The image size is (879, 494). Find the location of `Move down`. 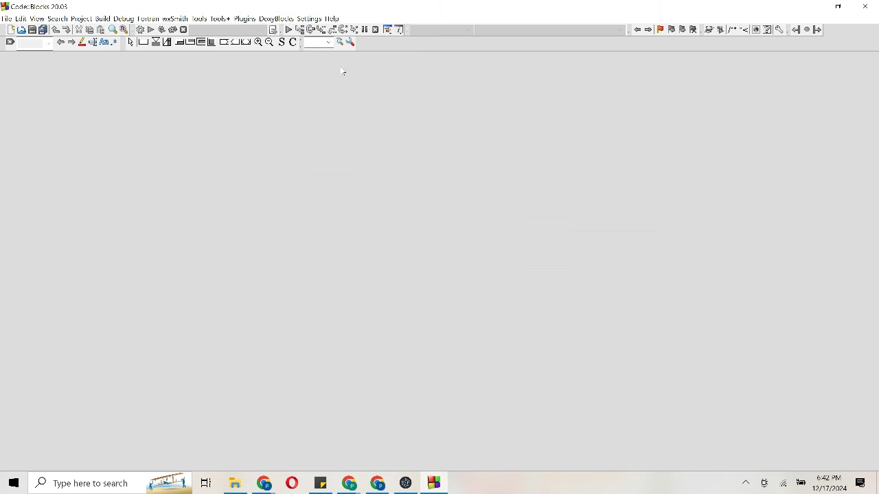

Move down is located at coordinates (67, 30).